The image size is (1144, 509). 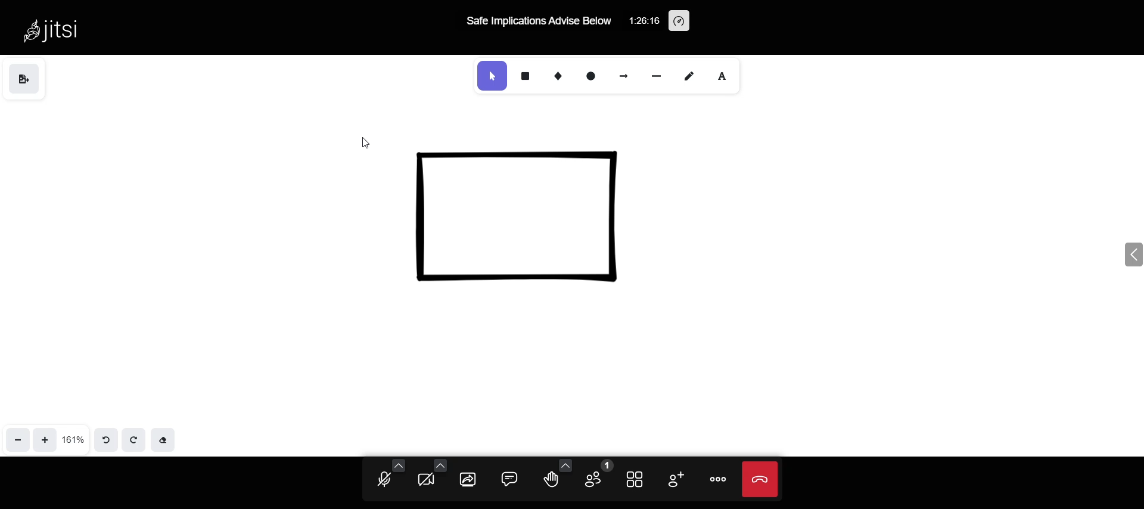 What do you see at coordinates (622, 76) in the screenshot?
I see `arraw` at bounding box center [622, 76].